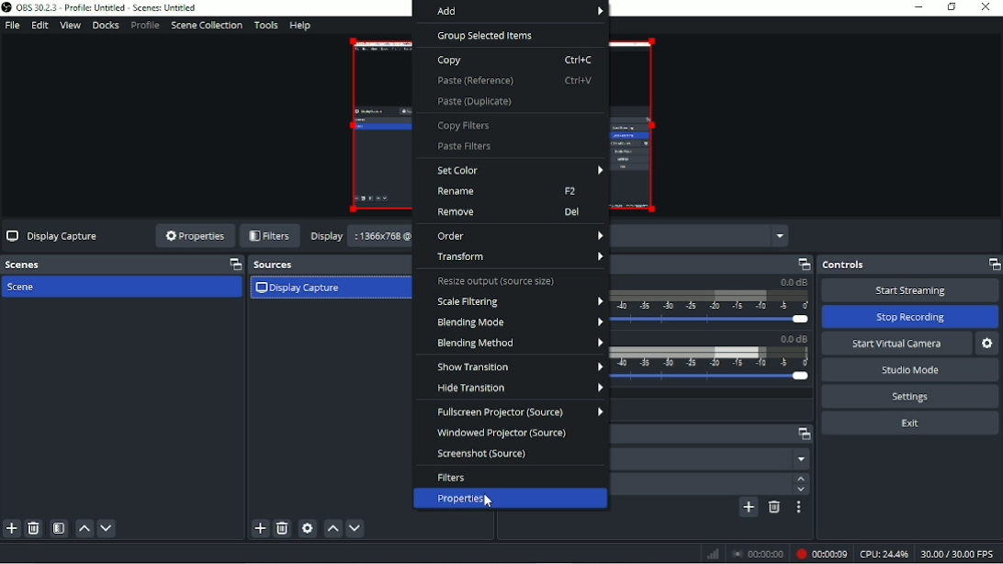 The height and width of the screenshot is (564, 1003). Describe the element at coordinates (910, 317) in the screenshot. I see `Stop recording` at that location.